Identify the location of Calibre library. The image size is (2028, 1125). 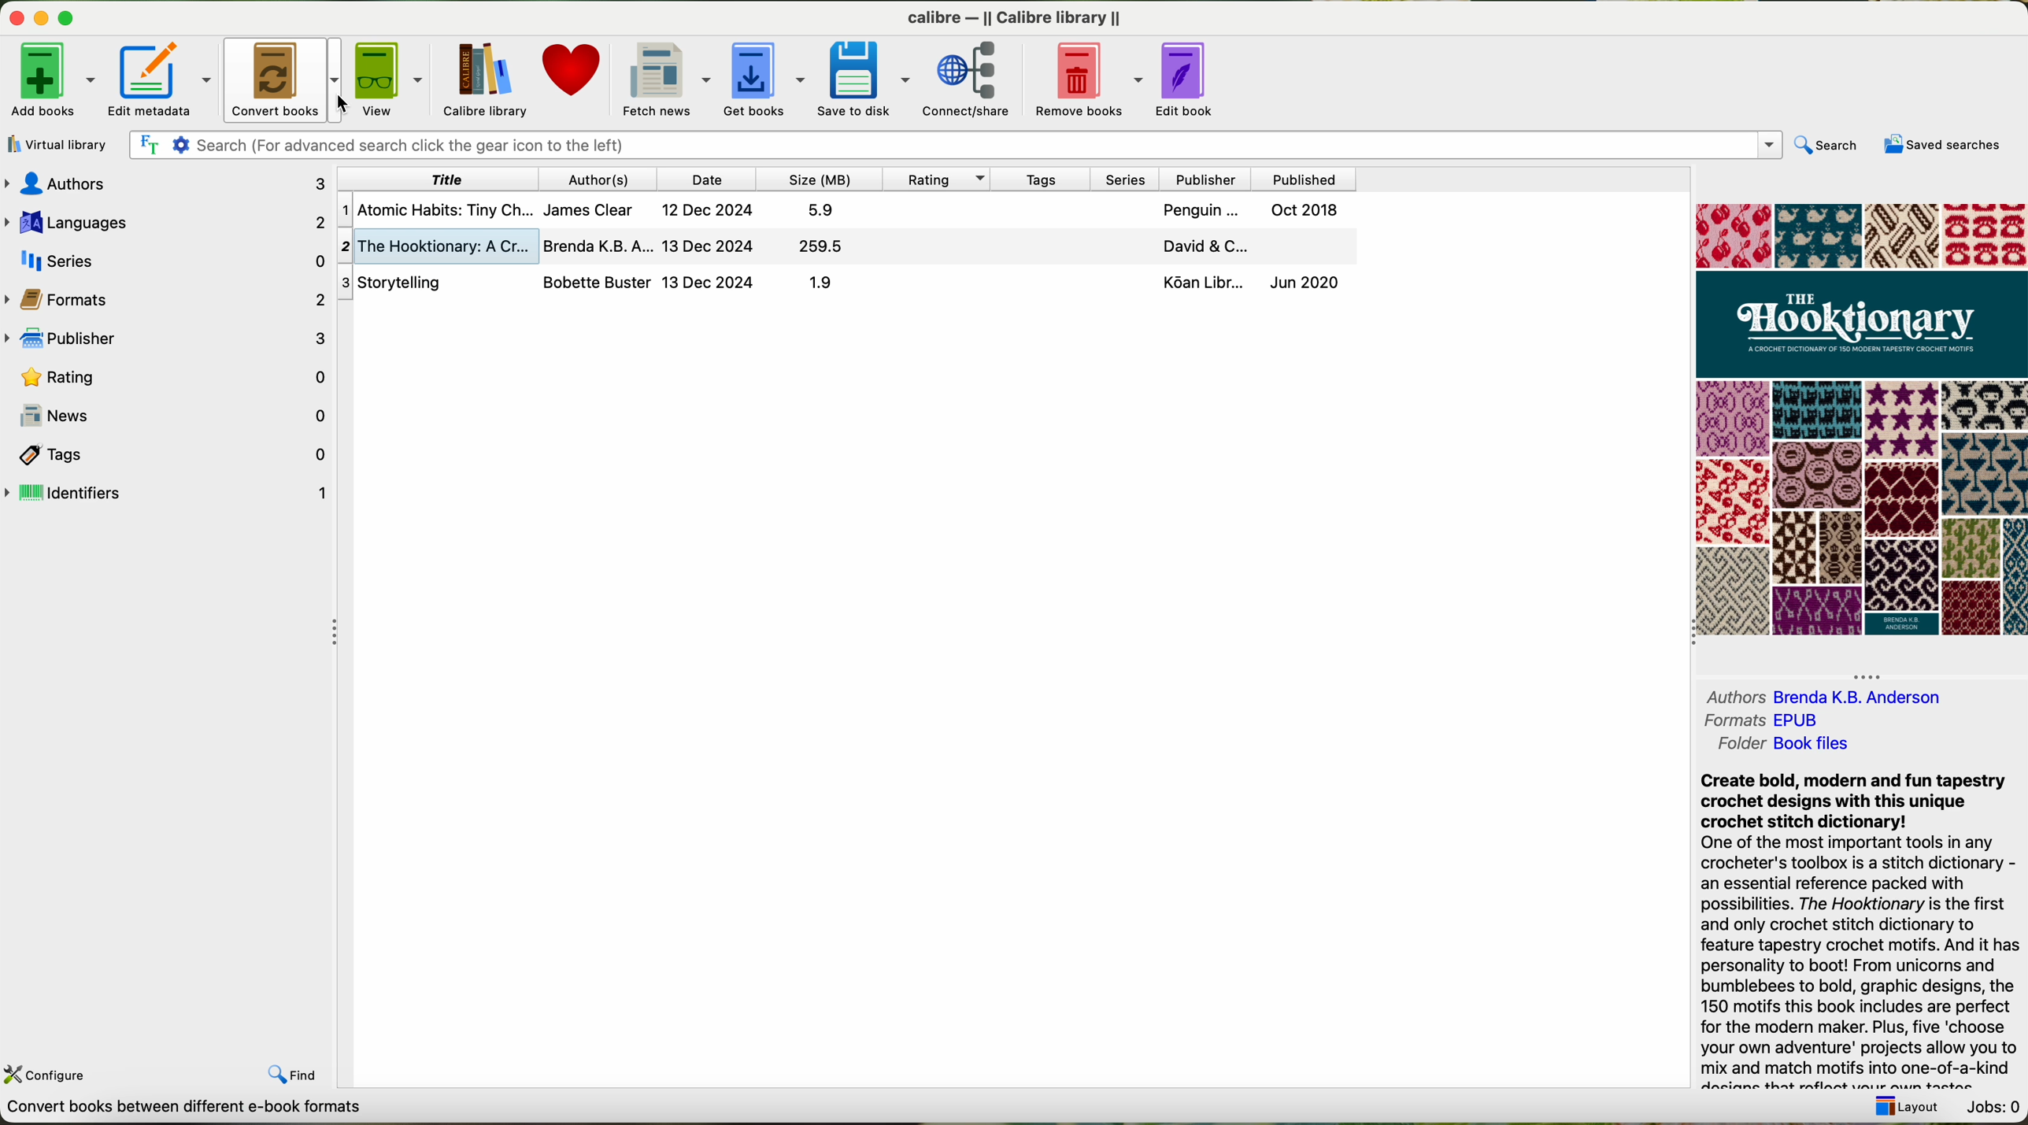
(488, 80).